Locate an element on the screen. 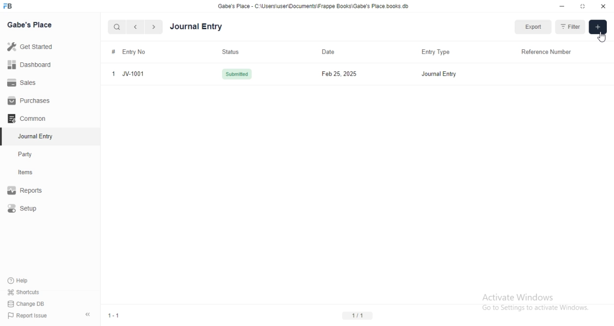 The width and height of the screenshot is (614, 326). Add is located at coordinates (599, 27).